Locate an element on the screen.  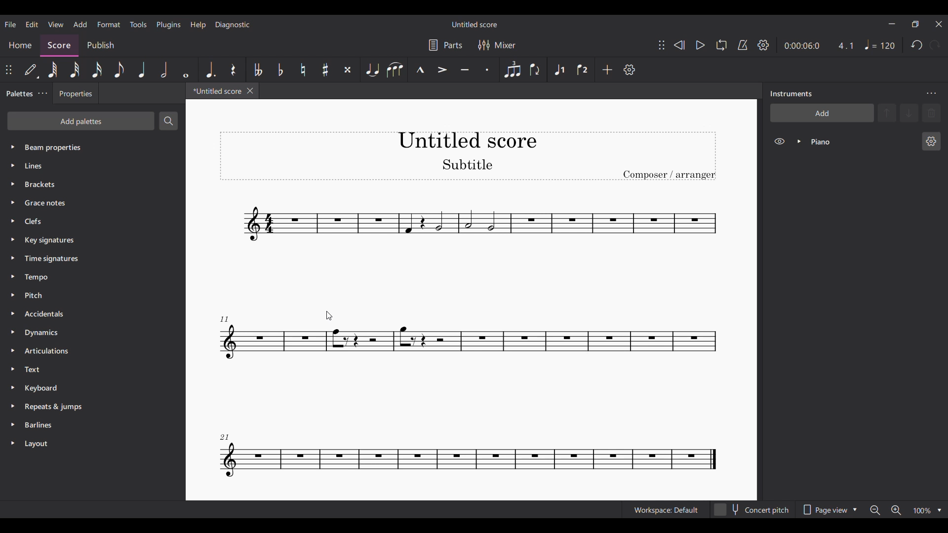
16th note is located at coordinates (96, 70).